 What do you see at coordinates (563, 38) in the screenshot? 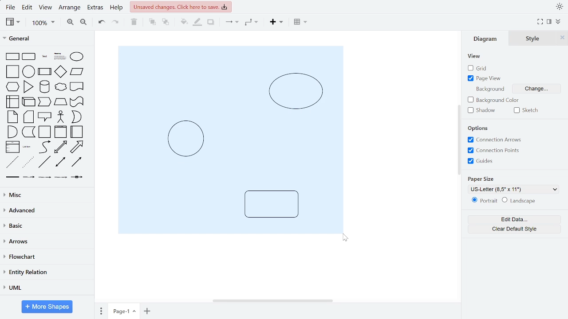
I see `close` at bounding box center [563, 38].